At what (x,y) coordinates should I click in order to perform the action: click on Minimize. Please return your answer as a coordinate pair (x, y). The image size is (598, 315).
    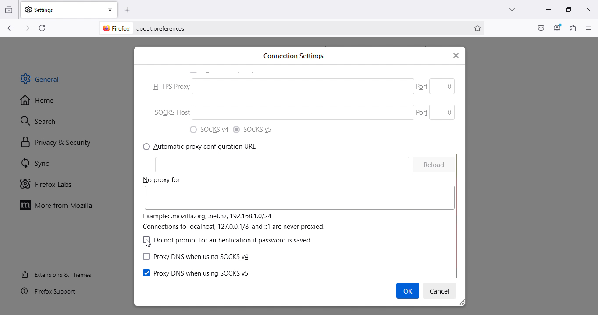
    Looking at the image, I should click on (547, 9).